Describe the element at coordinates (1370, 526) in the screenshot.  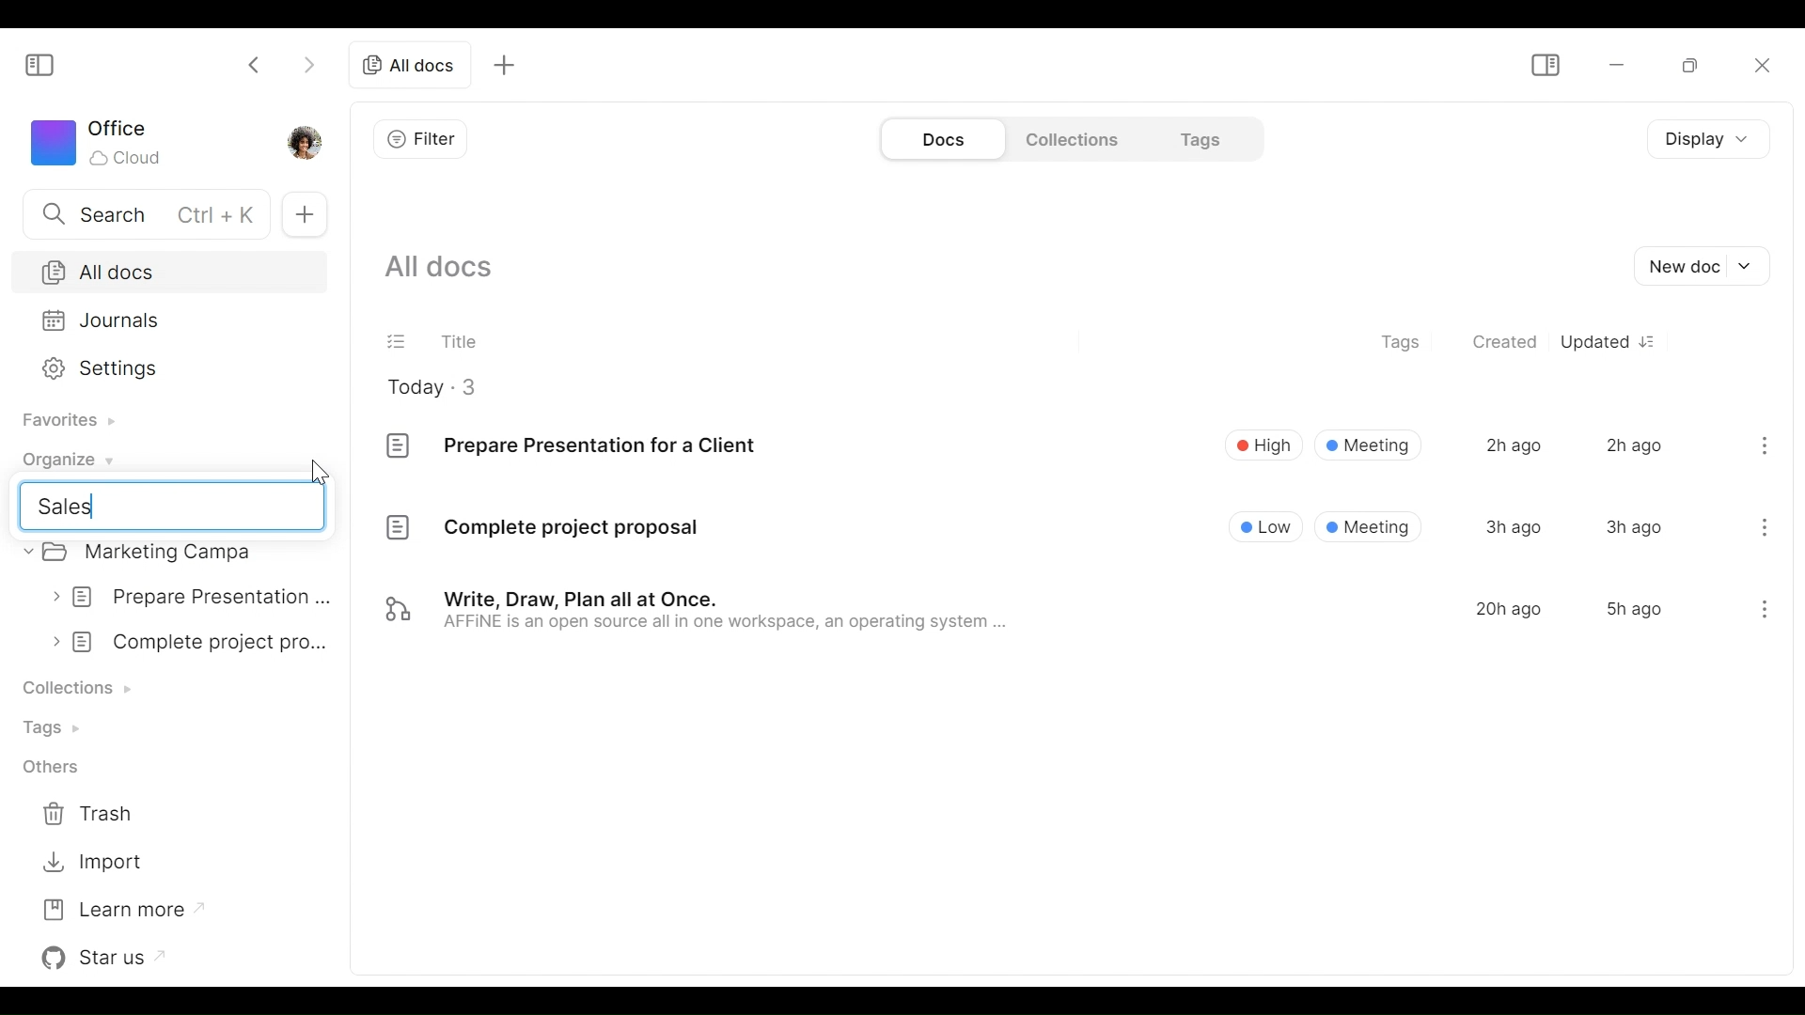
I see `® Meeting` at that location.